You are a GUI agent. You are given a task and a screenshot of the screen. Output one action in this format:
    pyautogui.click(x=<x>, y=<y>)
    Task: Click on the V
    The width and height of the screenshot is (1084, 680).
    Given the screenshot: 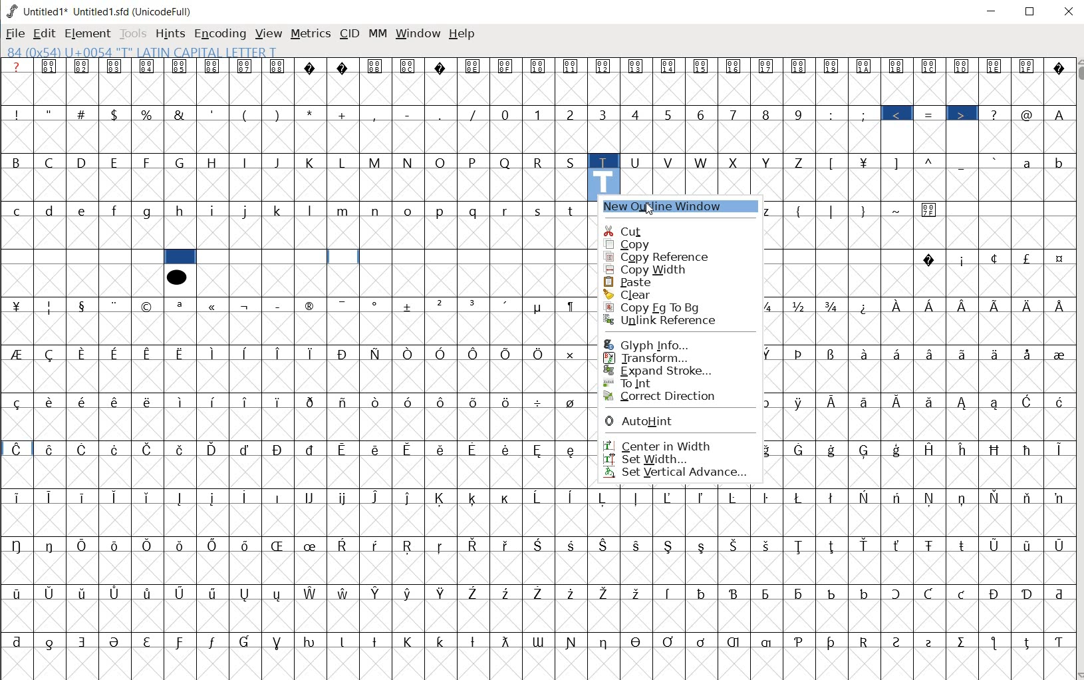 What is the action you would take?
    pyautogui.click(x=670, y=163)
    